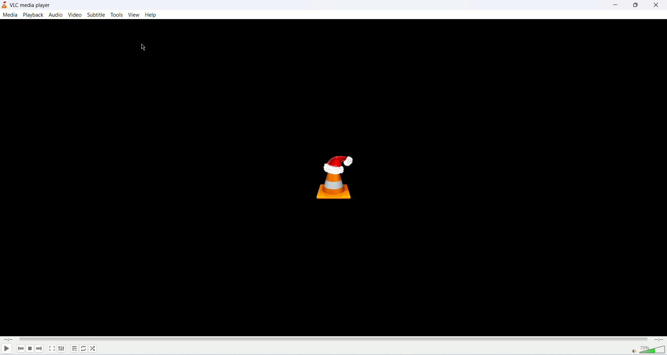 The width and height of the screenshot is (667, 355). Describe the element at coordinates (10, 15) in the screenshot. I see `media` at that location.